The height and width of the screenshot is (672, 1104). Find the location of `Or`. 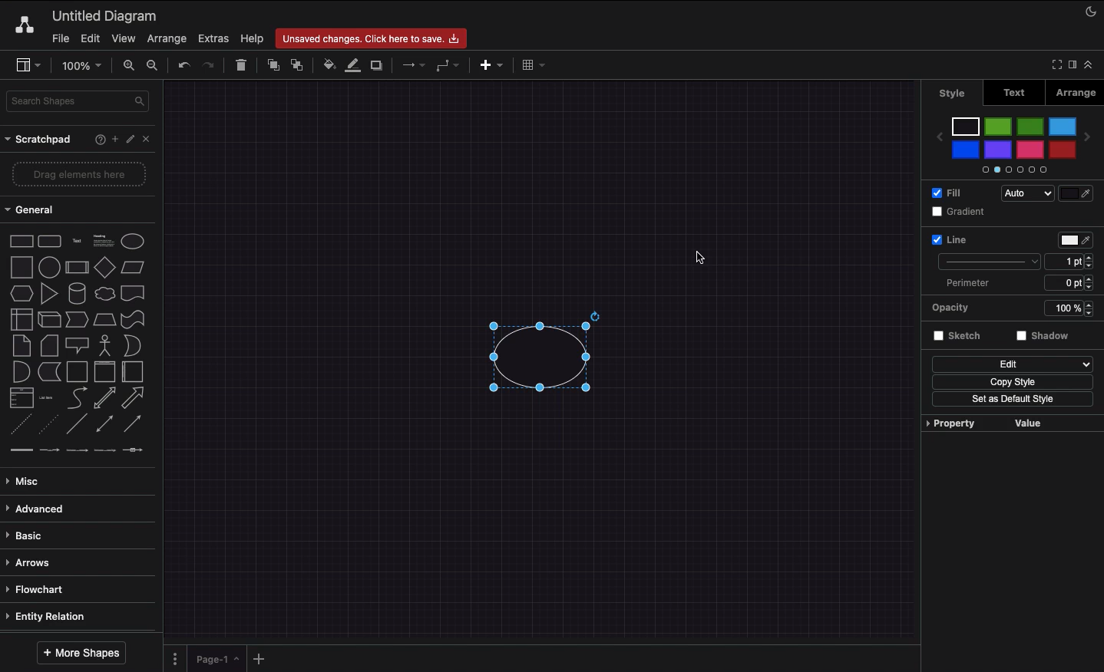

Or is located at coordinates (133, 344).